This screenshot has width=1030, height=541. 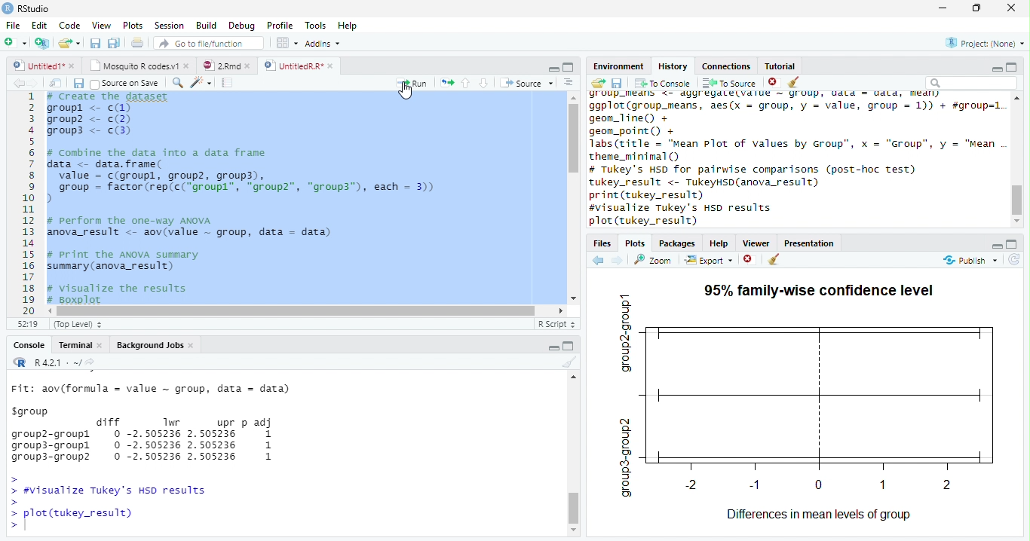 I want to click on Clear Console, so click(x=772, y=260).